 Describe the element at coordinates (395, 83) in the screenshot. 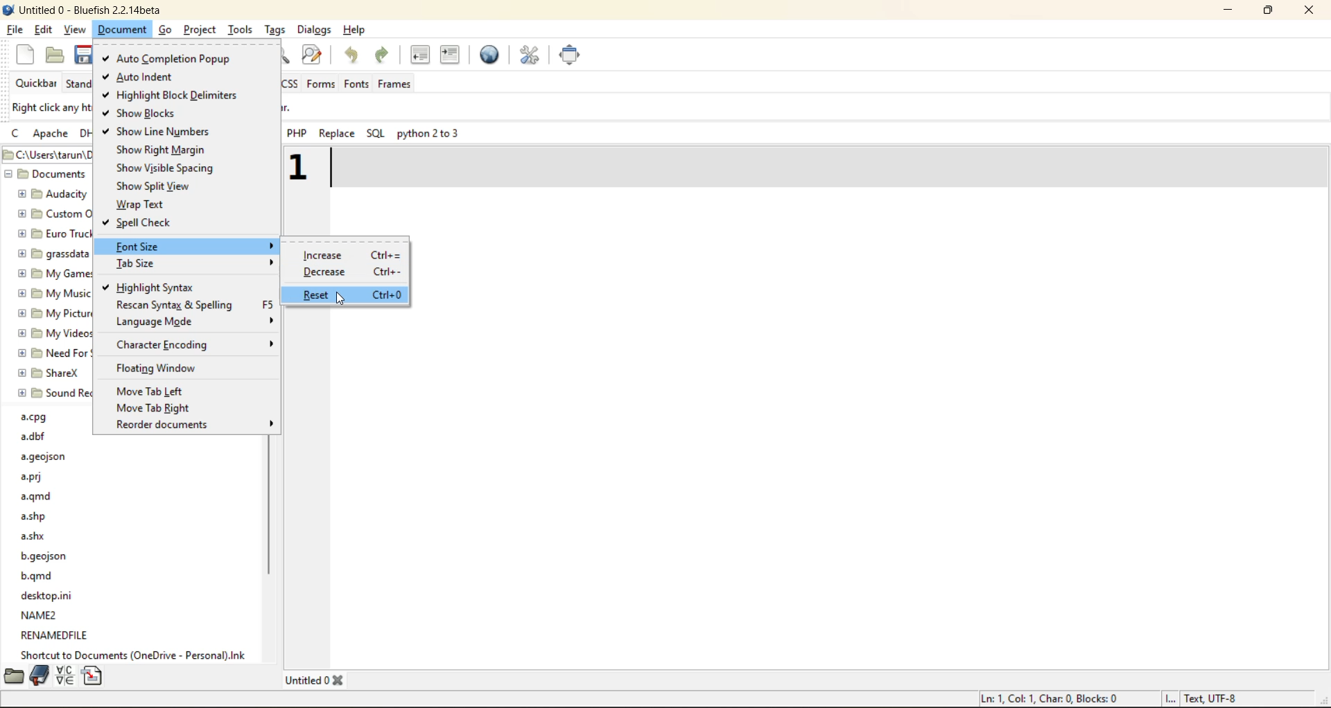

I see `frames` at that location.